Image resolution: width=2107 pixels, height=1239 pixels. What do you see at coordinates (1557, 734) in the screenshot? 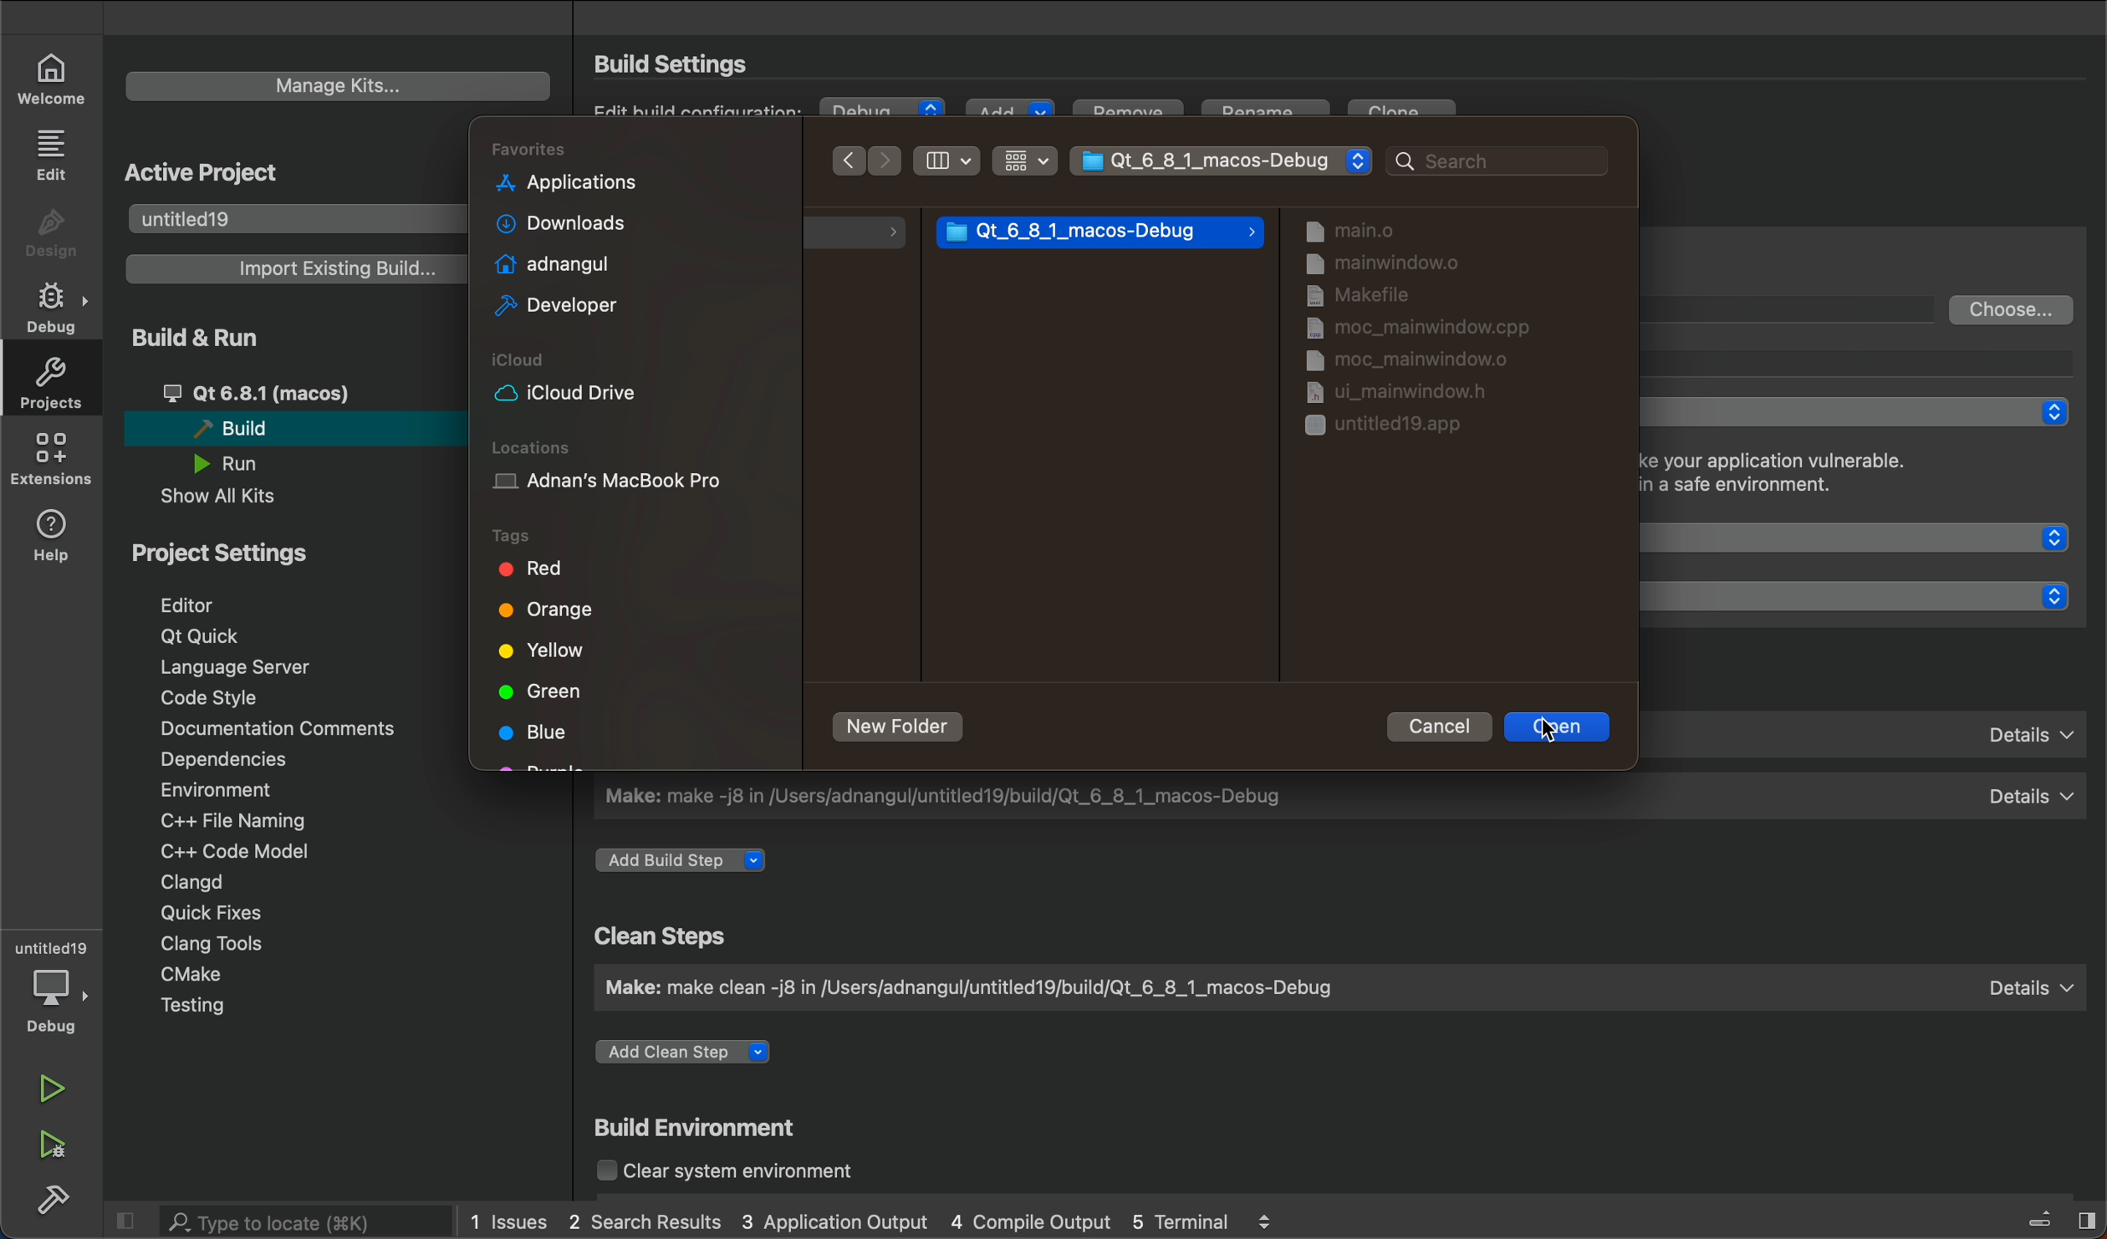
I see `cursor` at bounding box center [1557, 734].